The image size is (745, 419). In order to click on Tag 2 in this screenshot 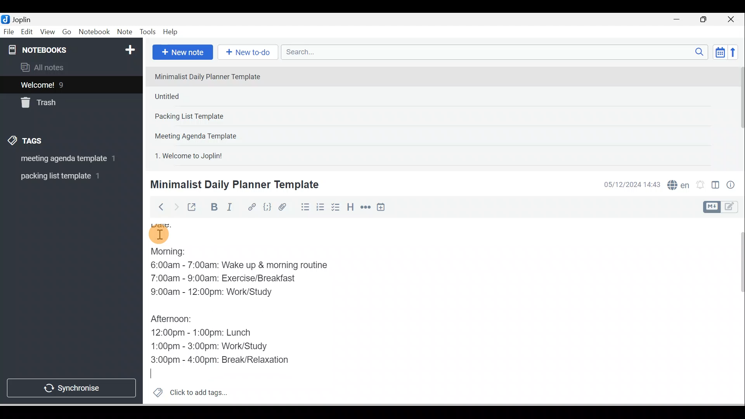, I will do `click(66, 176)`.